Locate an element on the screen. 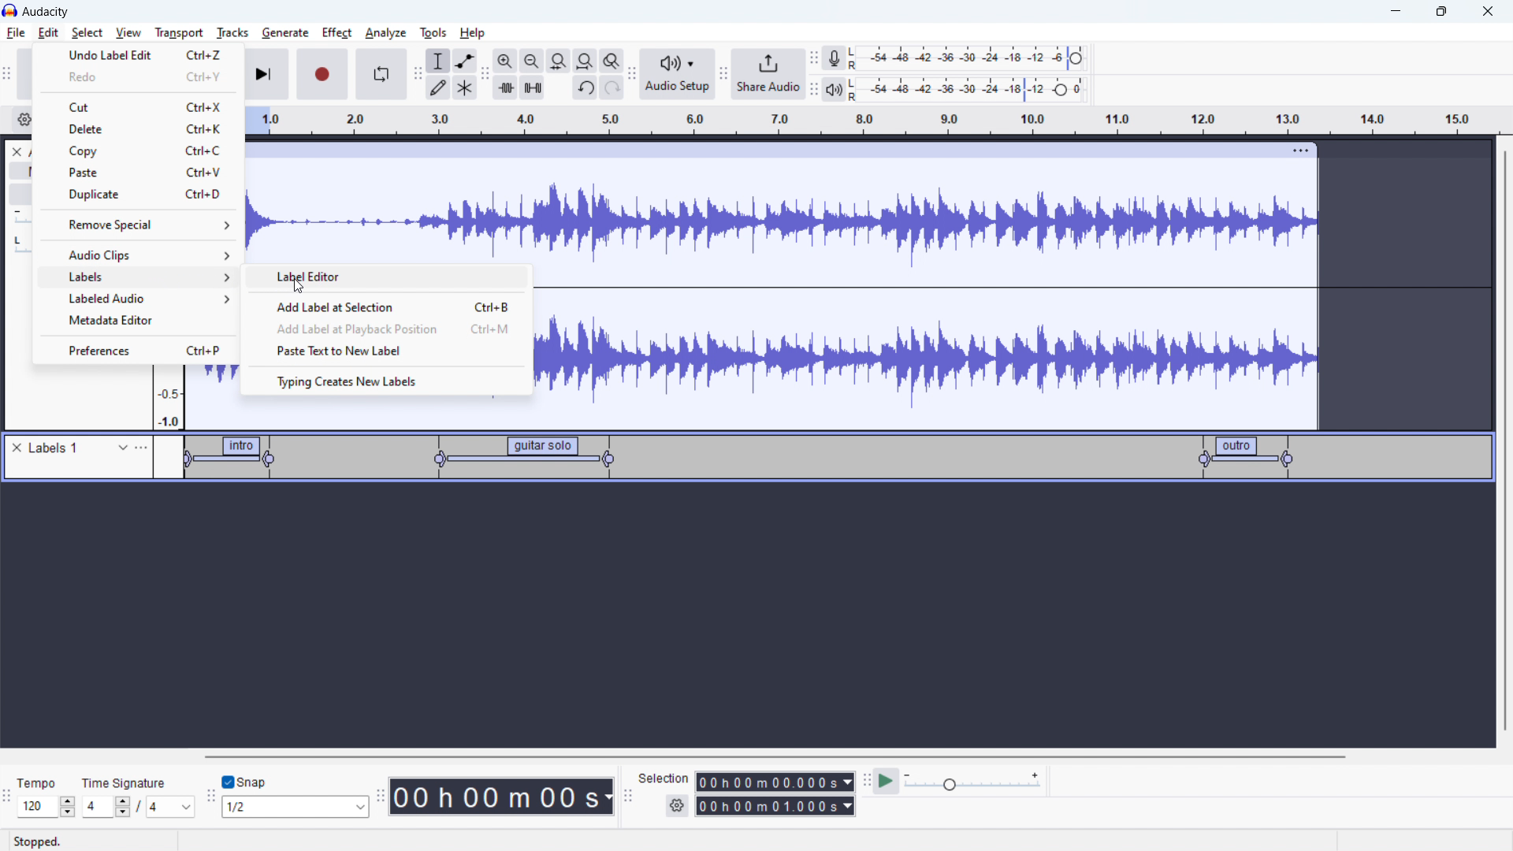  audio setup toolbar is located at coordinates (631, 74).